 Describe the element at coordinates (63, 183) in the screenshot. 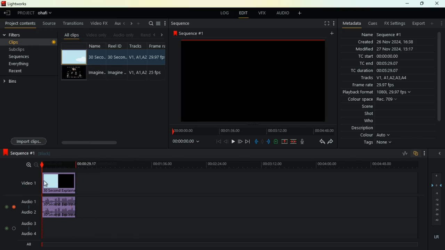

I see `video` at that location.